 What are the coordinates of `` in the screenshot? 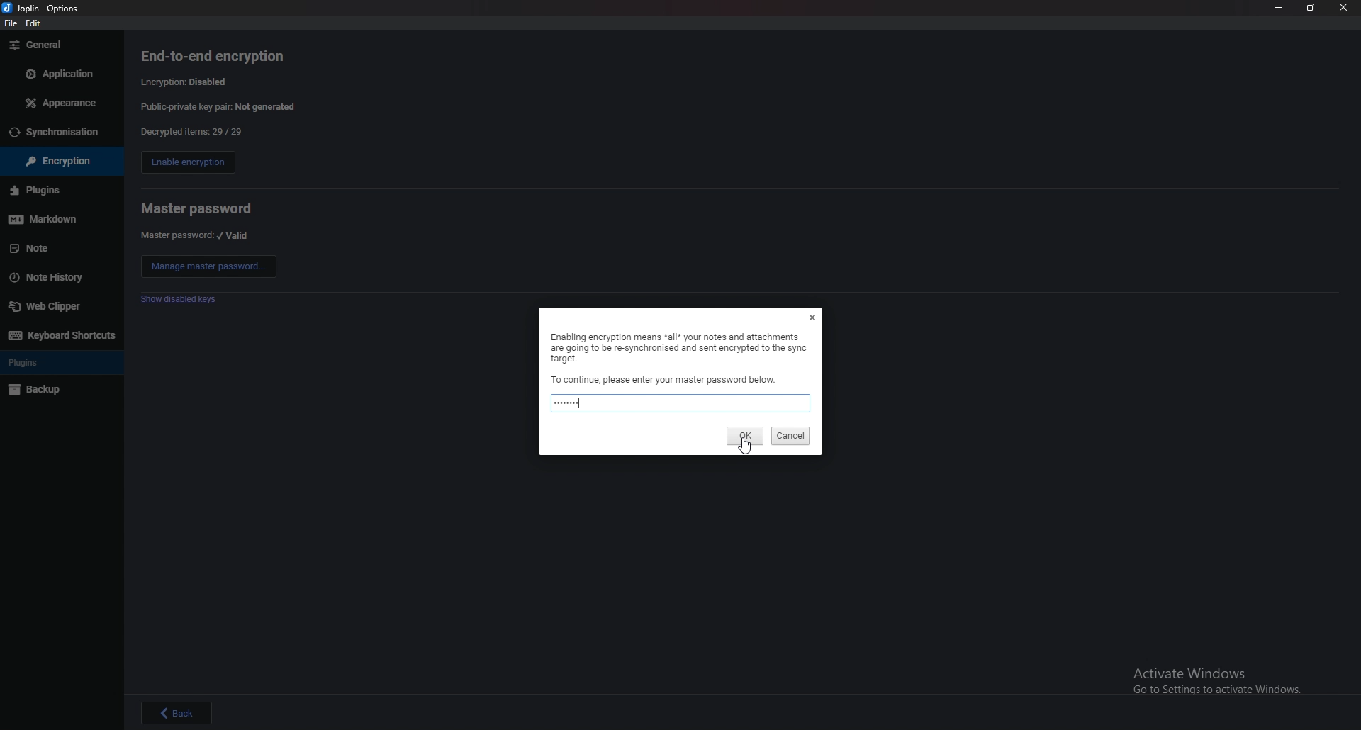 It's located at (40, 391).